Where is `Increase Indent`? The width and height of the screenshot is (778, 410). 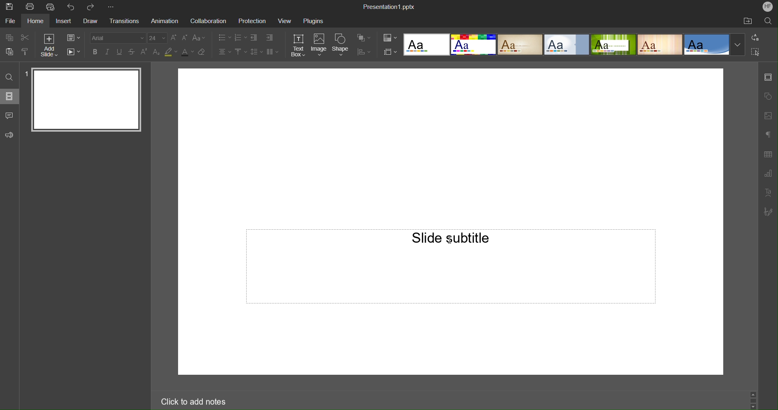 Increase Indent is located at coordinates (254, 38).